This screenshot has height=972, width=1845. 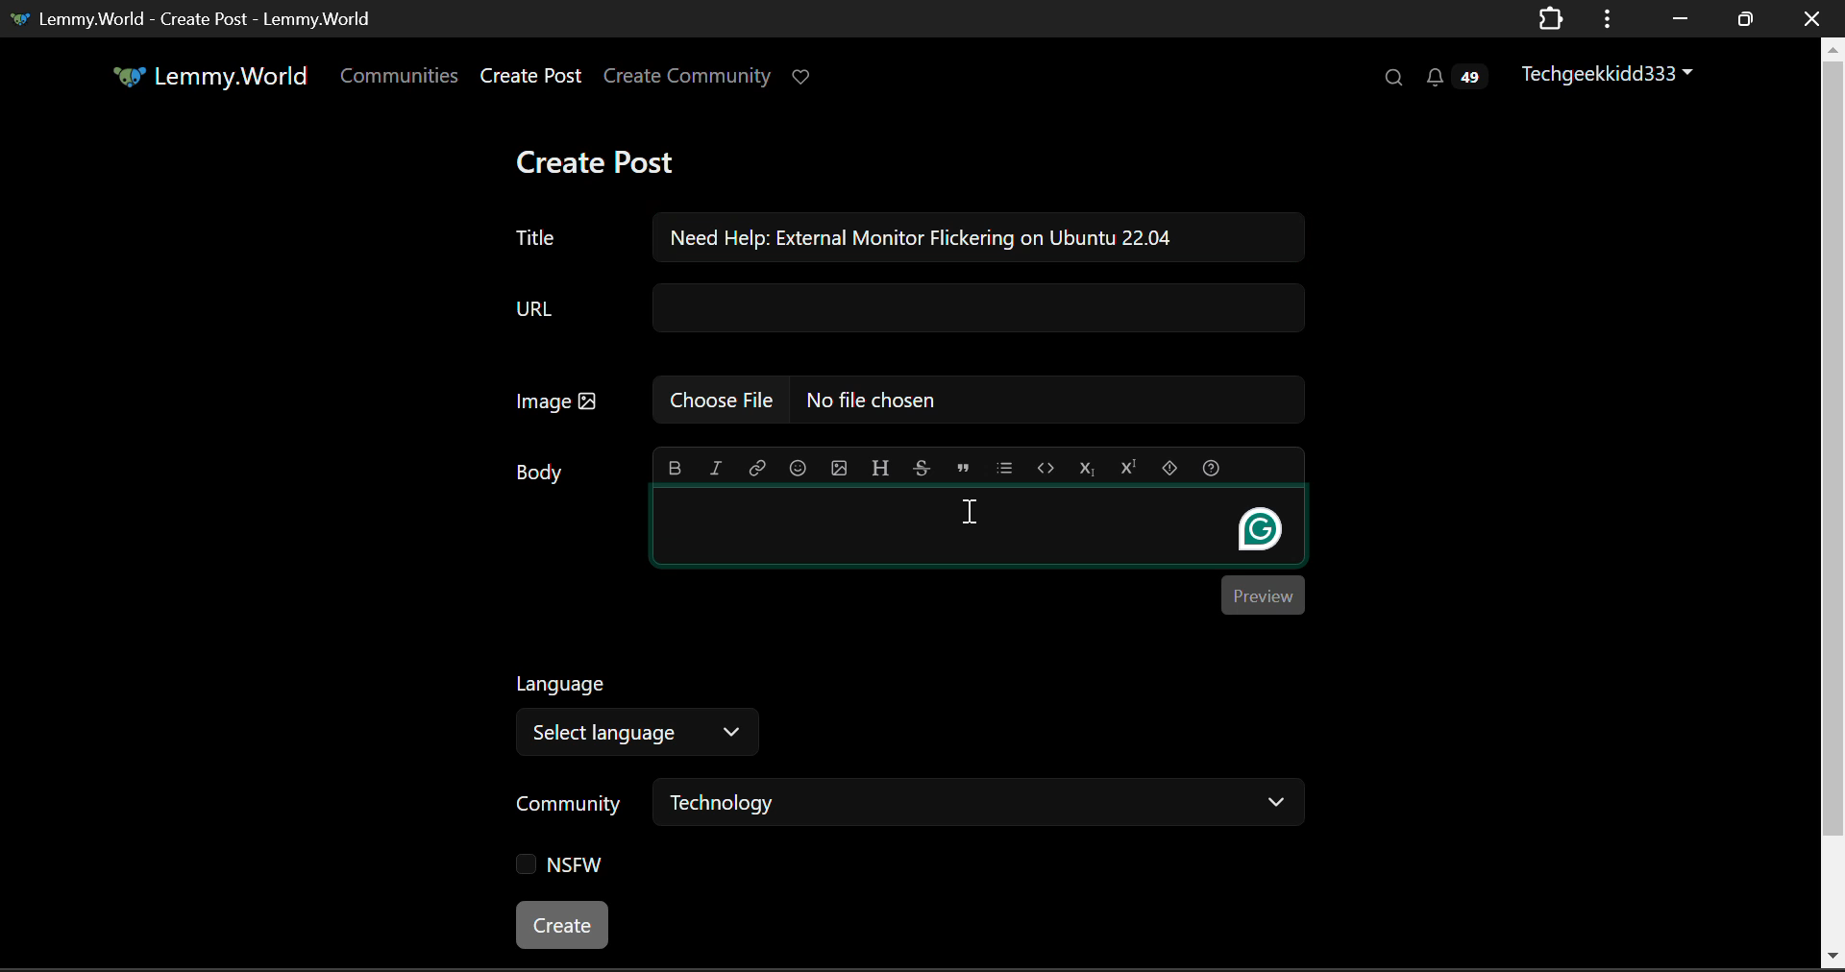 I want to click on Select Language, so click(x=647, y=709).